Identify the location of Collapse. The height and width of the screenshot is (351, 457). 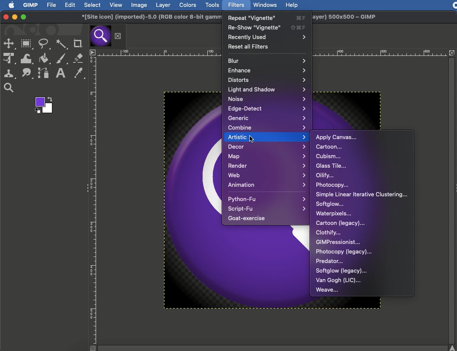
(86, 186).